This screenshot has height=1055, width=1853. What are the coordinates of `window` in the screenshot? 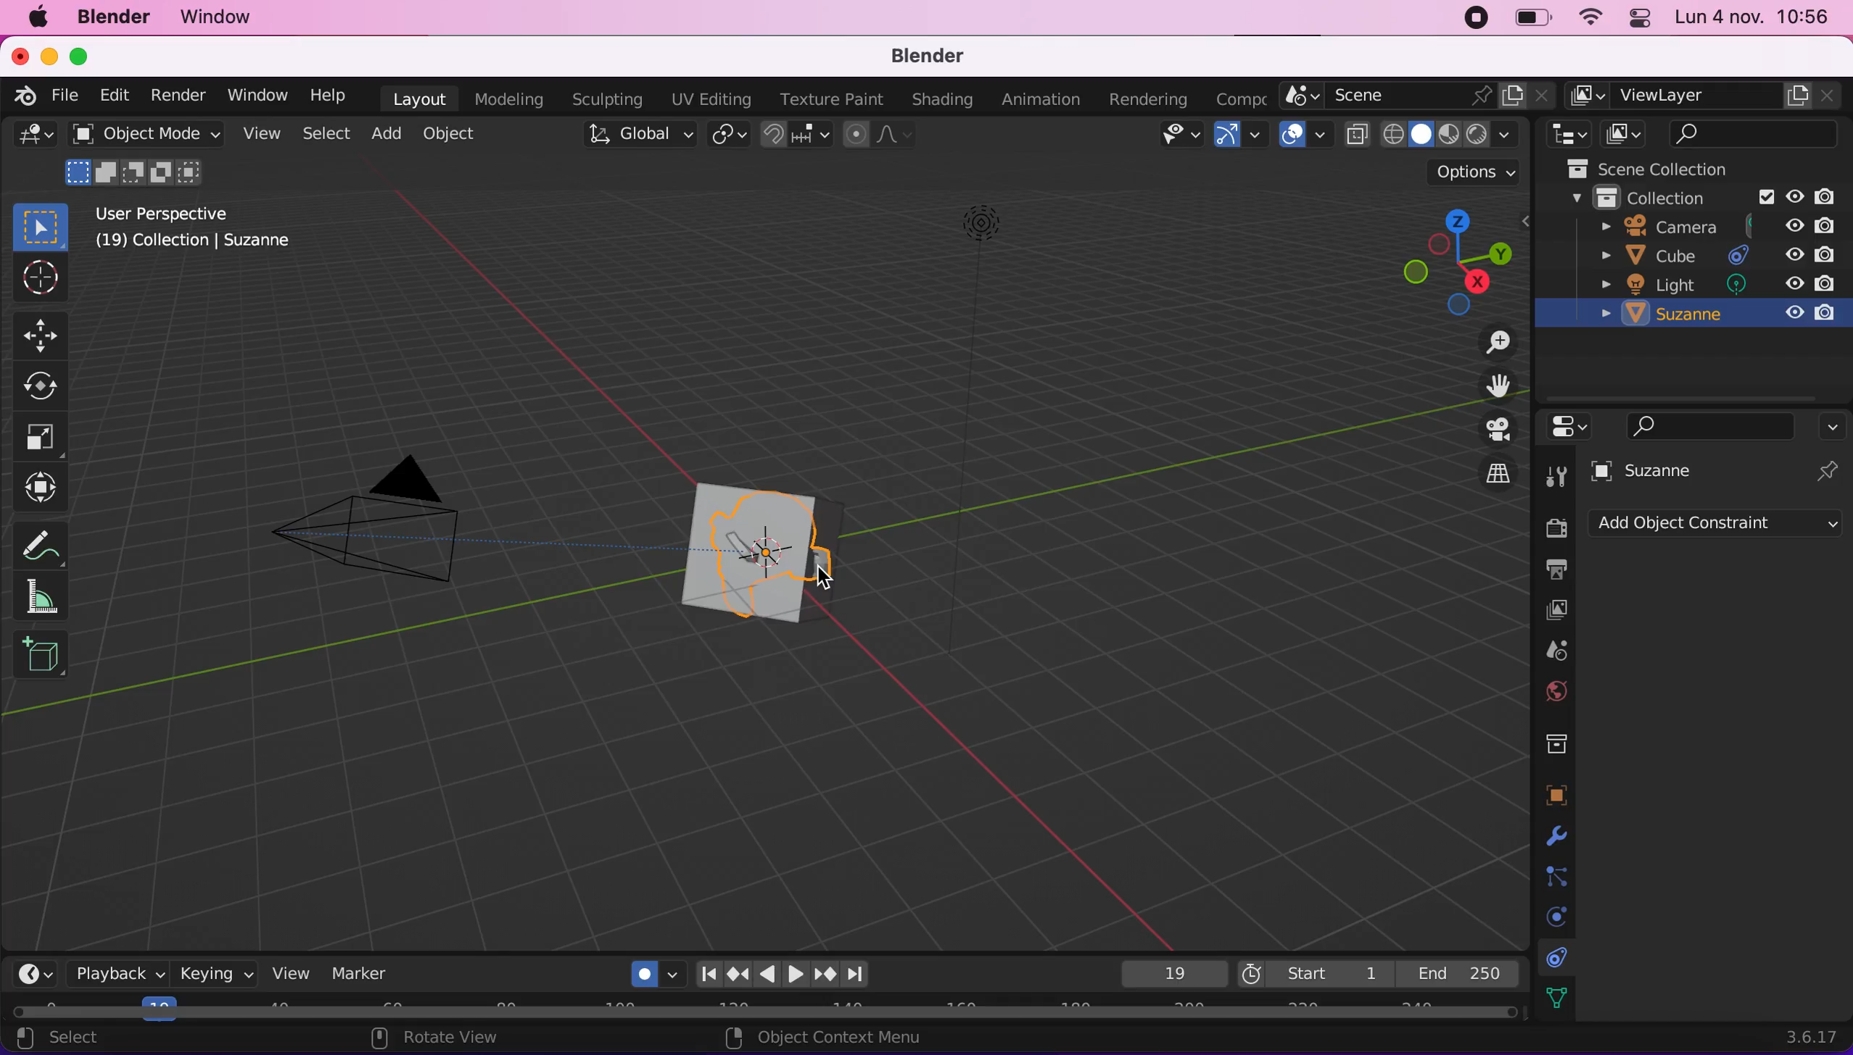 It's located at (217, 18).